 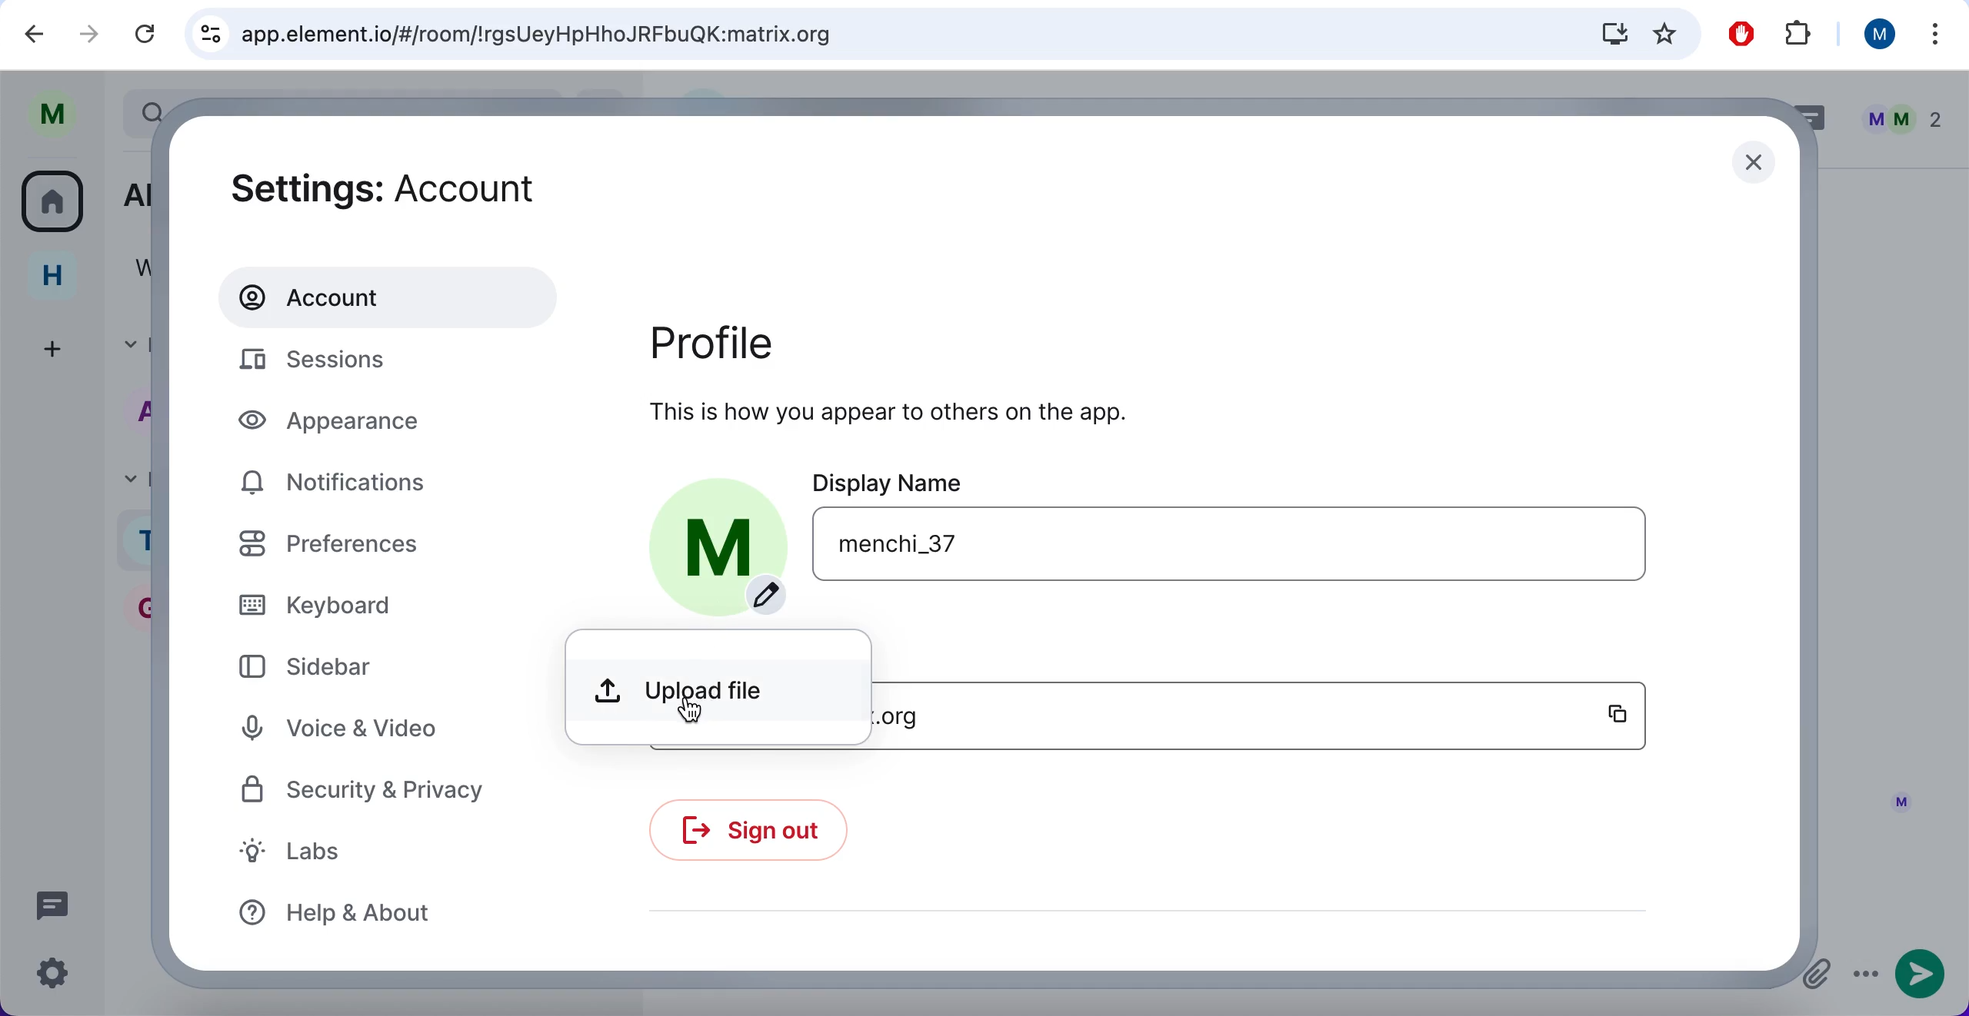 I want to click on forward, so click(x=88, y=36).